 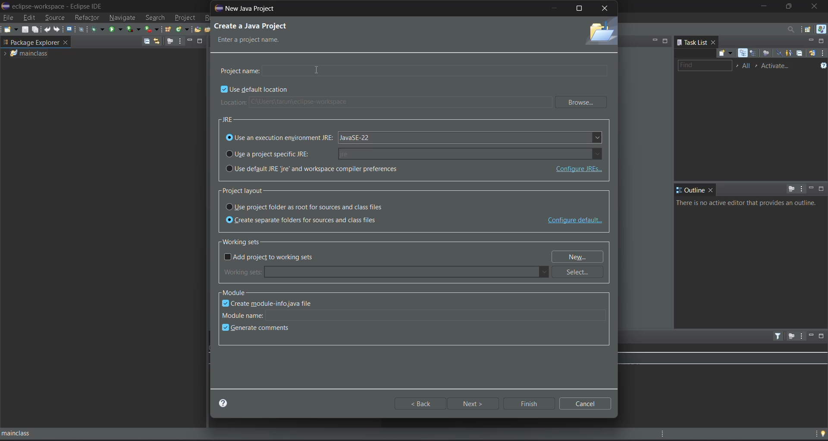 I want to click on outline, so click(x=690, y=190).